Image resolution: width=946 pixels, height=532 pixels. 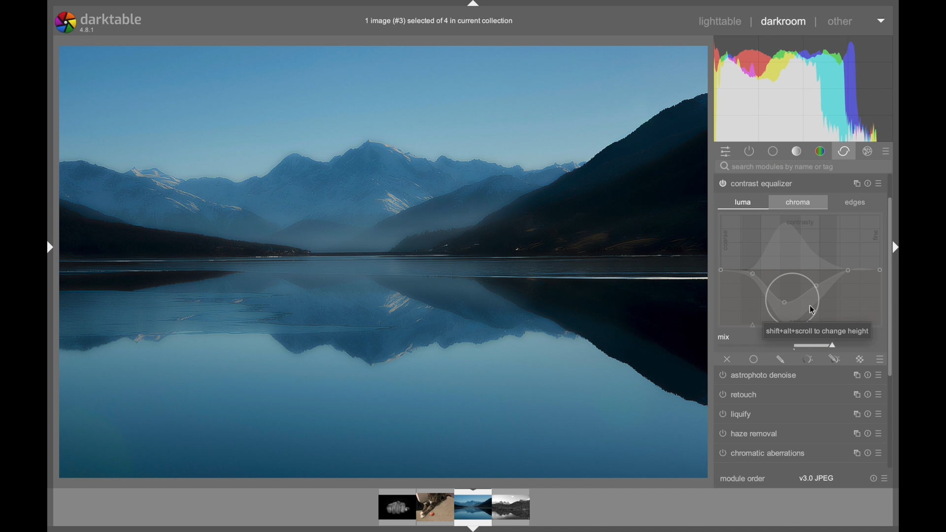 What do you see at coordinates (868, 151) in the screenshot?
I see `effect` at bounding box center [868, 151].